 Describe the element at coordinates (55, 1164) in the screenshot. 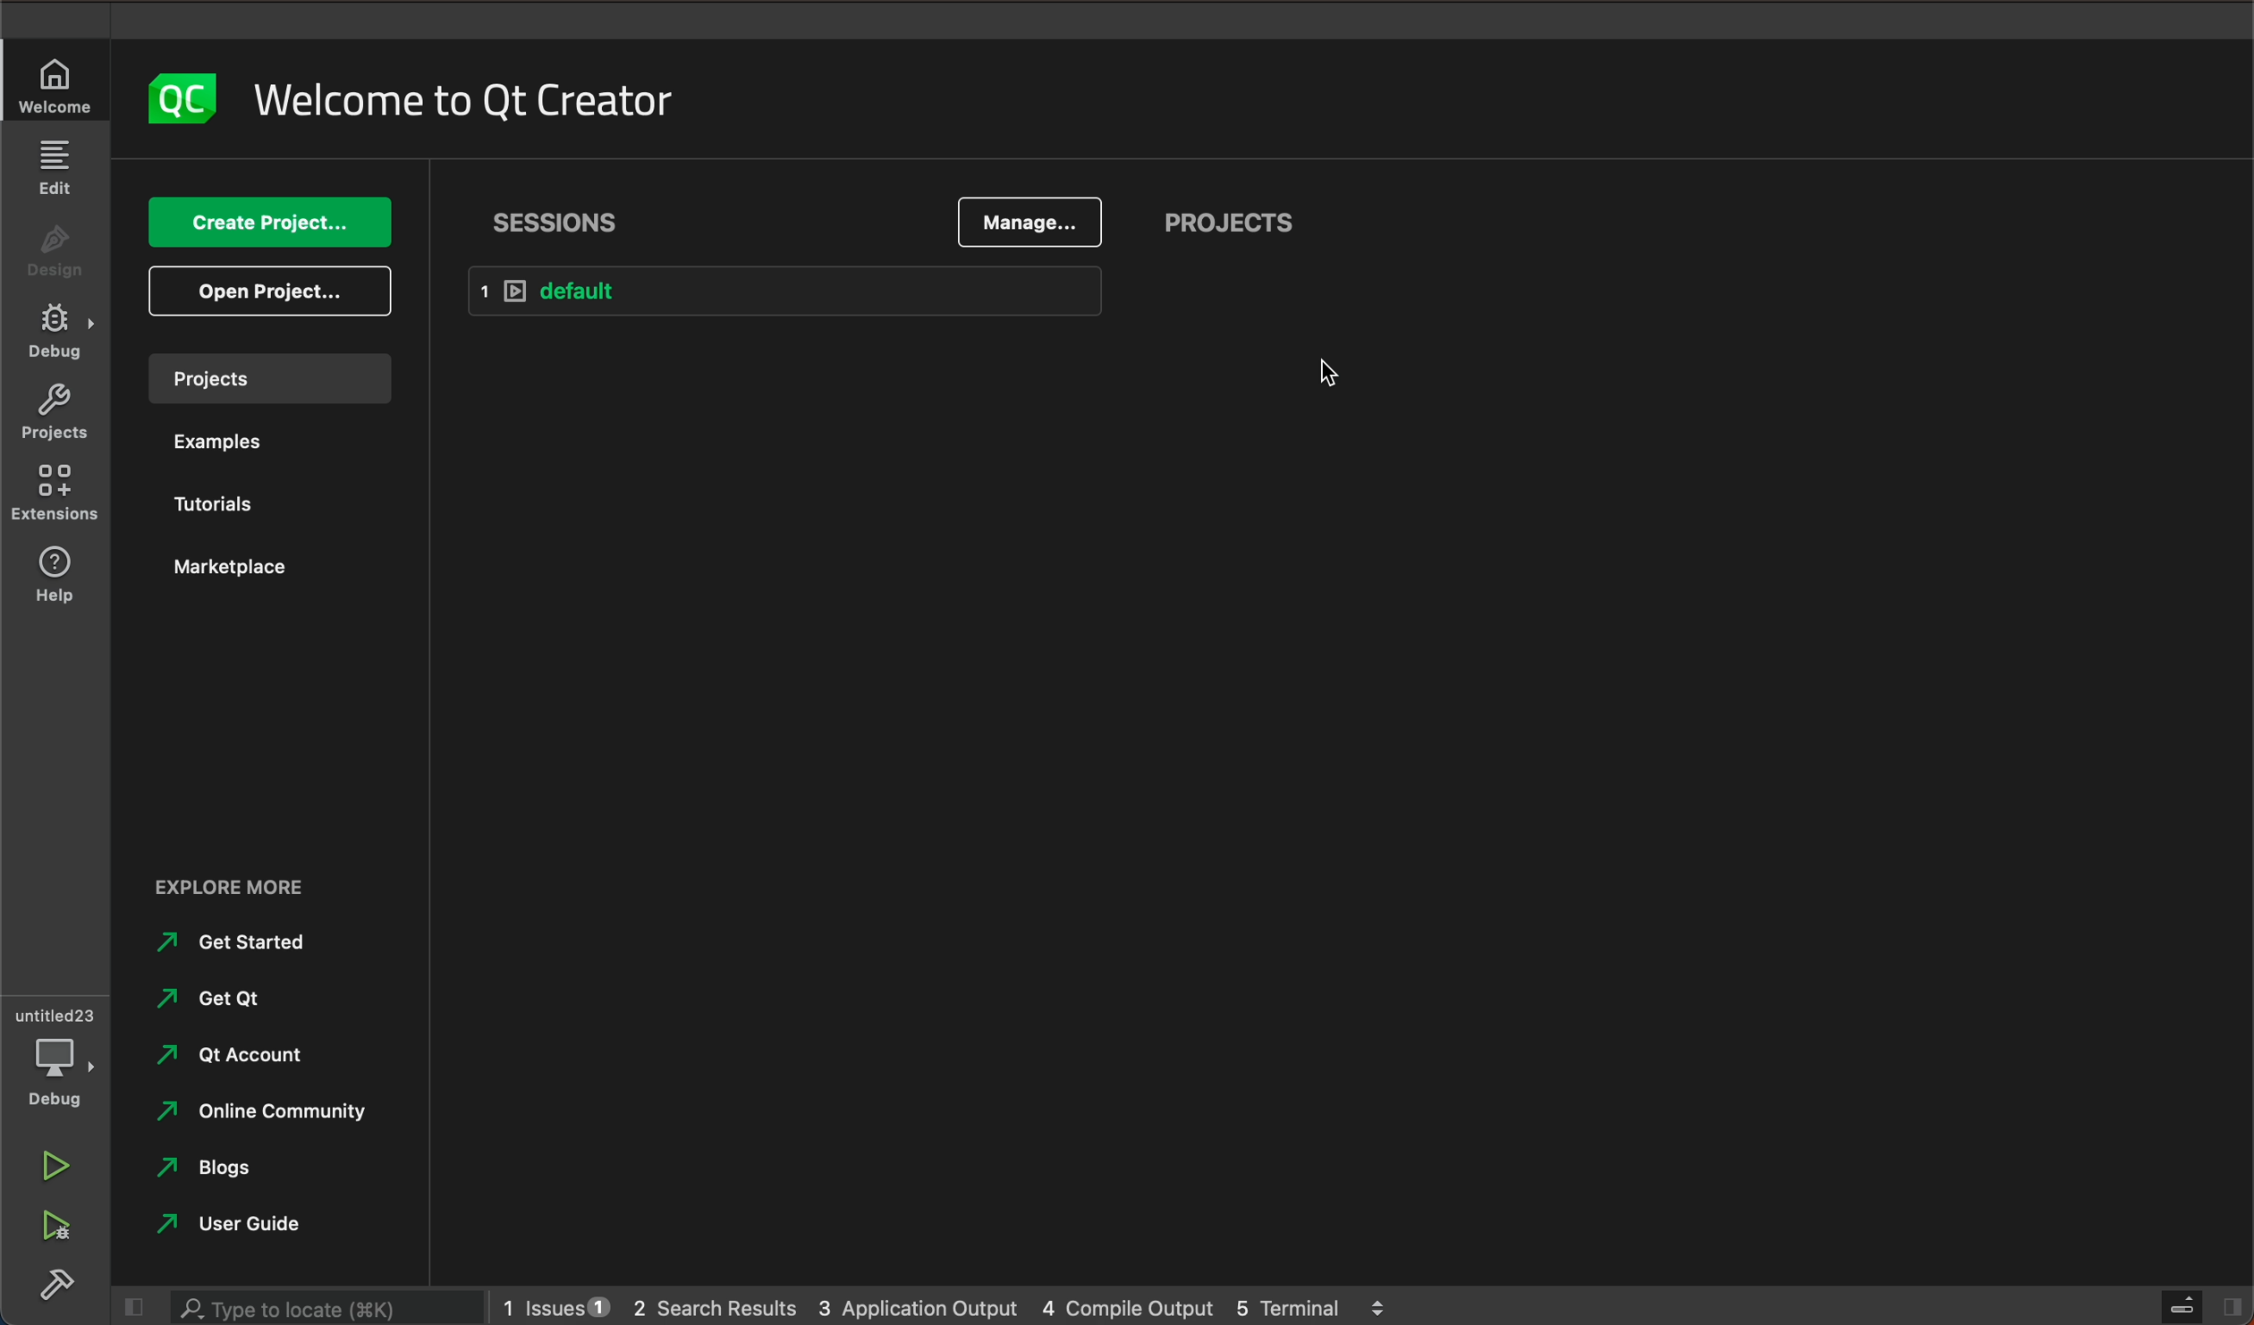

I see `run` at that location.